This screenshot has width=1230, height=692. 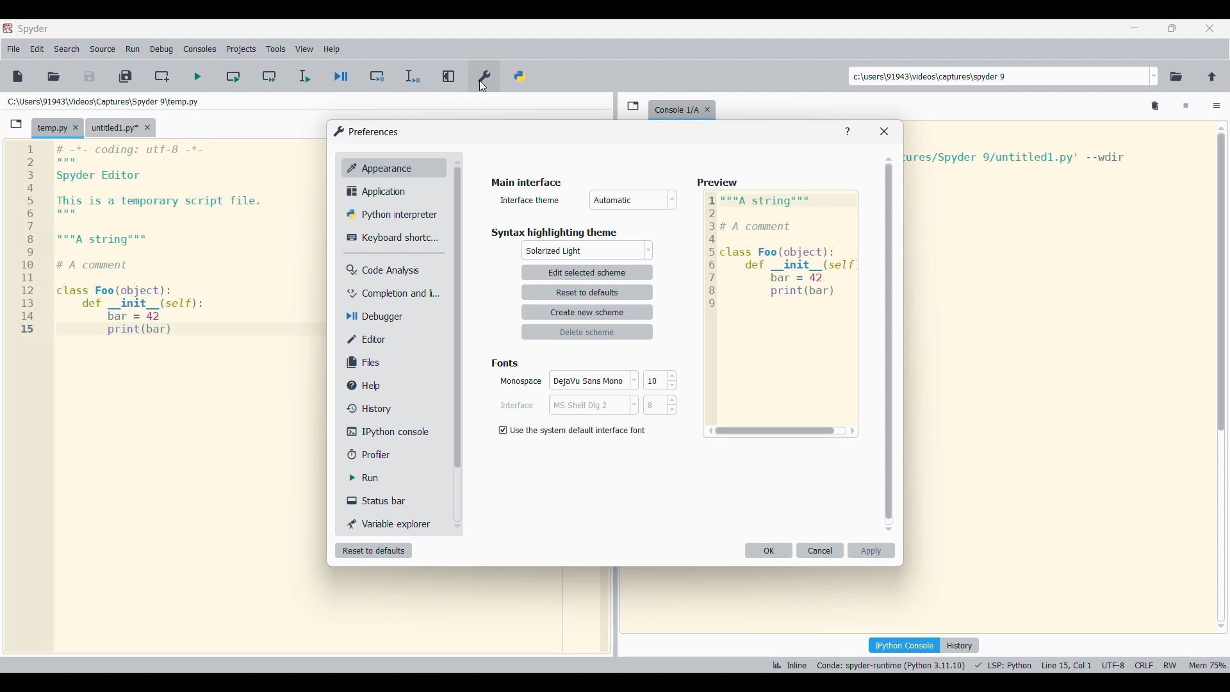 What do you see at coordinates (377, 77) in the screenshot?
I see `Debug cell` at bounding box center [377, 77].